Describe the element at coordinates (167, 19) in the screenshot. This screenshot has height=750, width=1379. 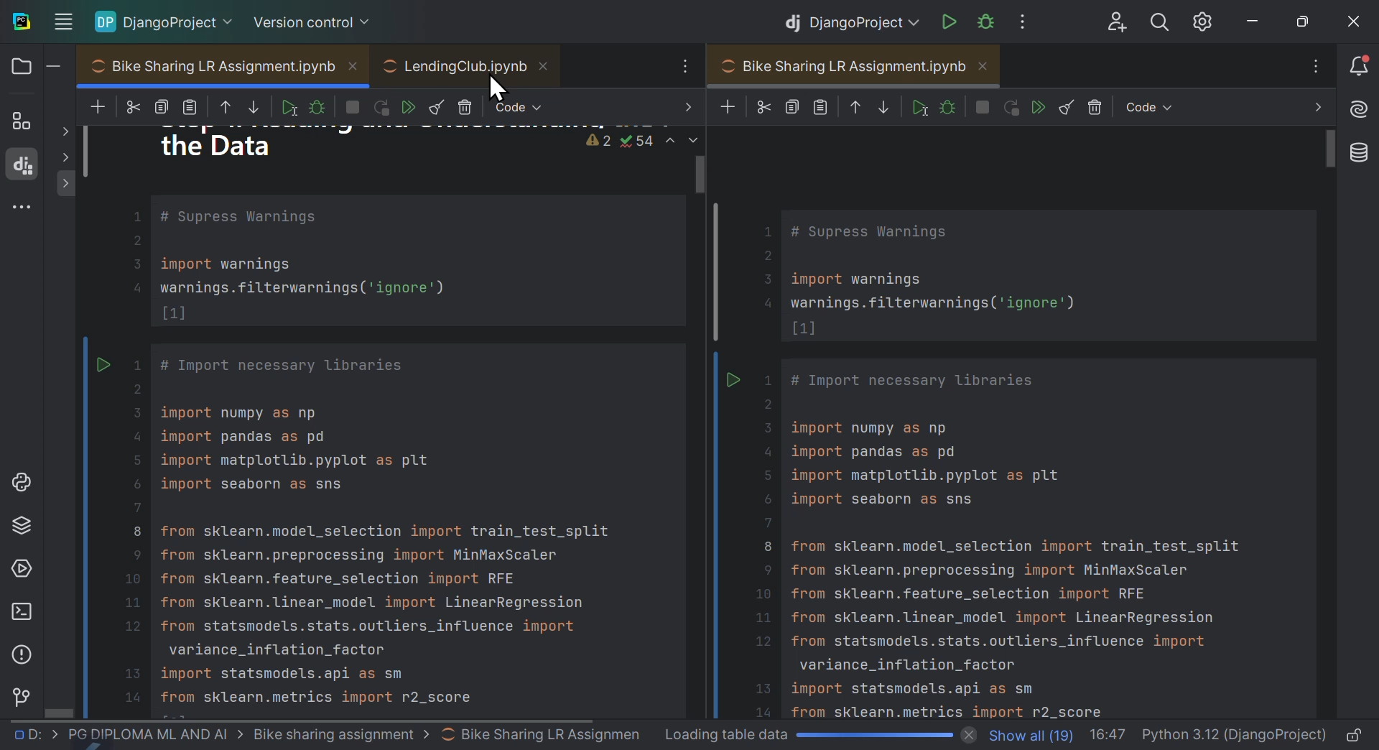
I see `Django project` at that location.